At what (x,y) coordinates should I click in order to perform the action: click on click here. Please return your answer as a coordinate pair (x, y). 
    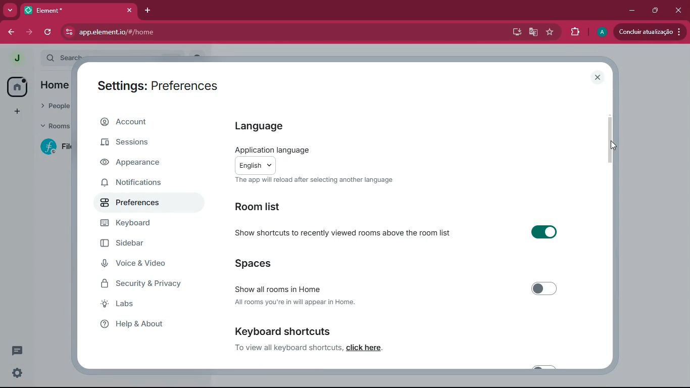
    Looking at the image, I should click on (365, 347).